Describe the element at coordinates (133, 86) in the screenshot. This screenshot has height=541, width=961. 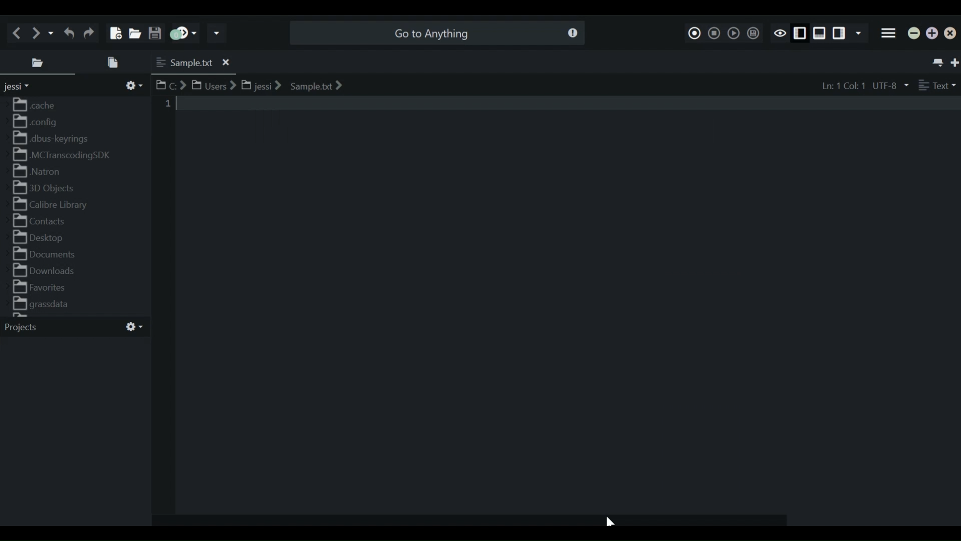
I see `Customize` at that location.